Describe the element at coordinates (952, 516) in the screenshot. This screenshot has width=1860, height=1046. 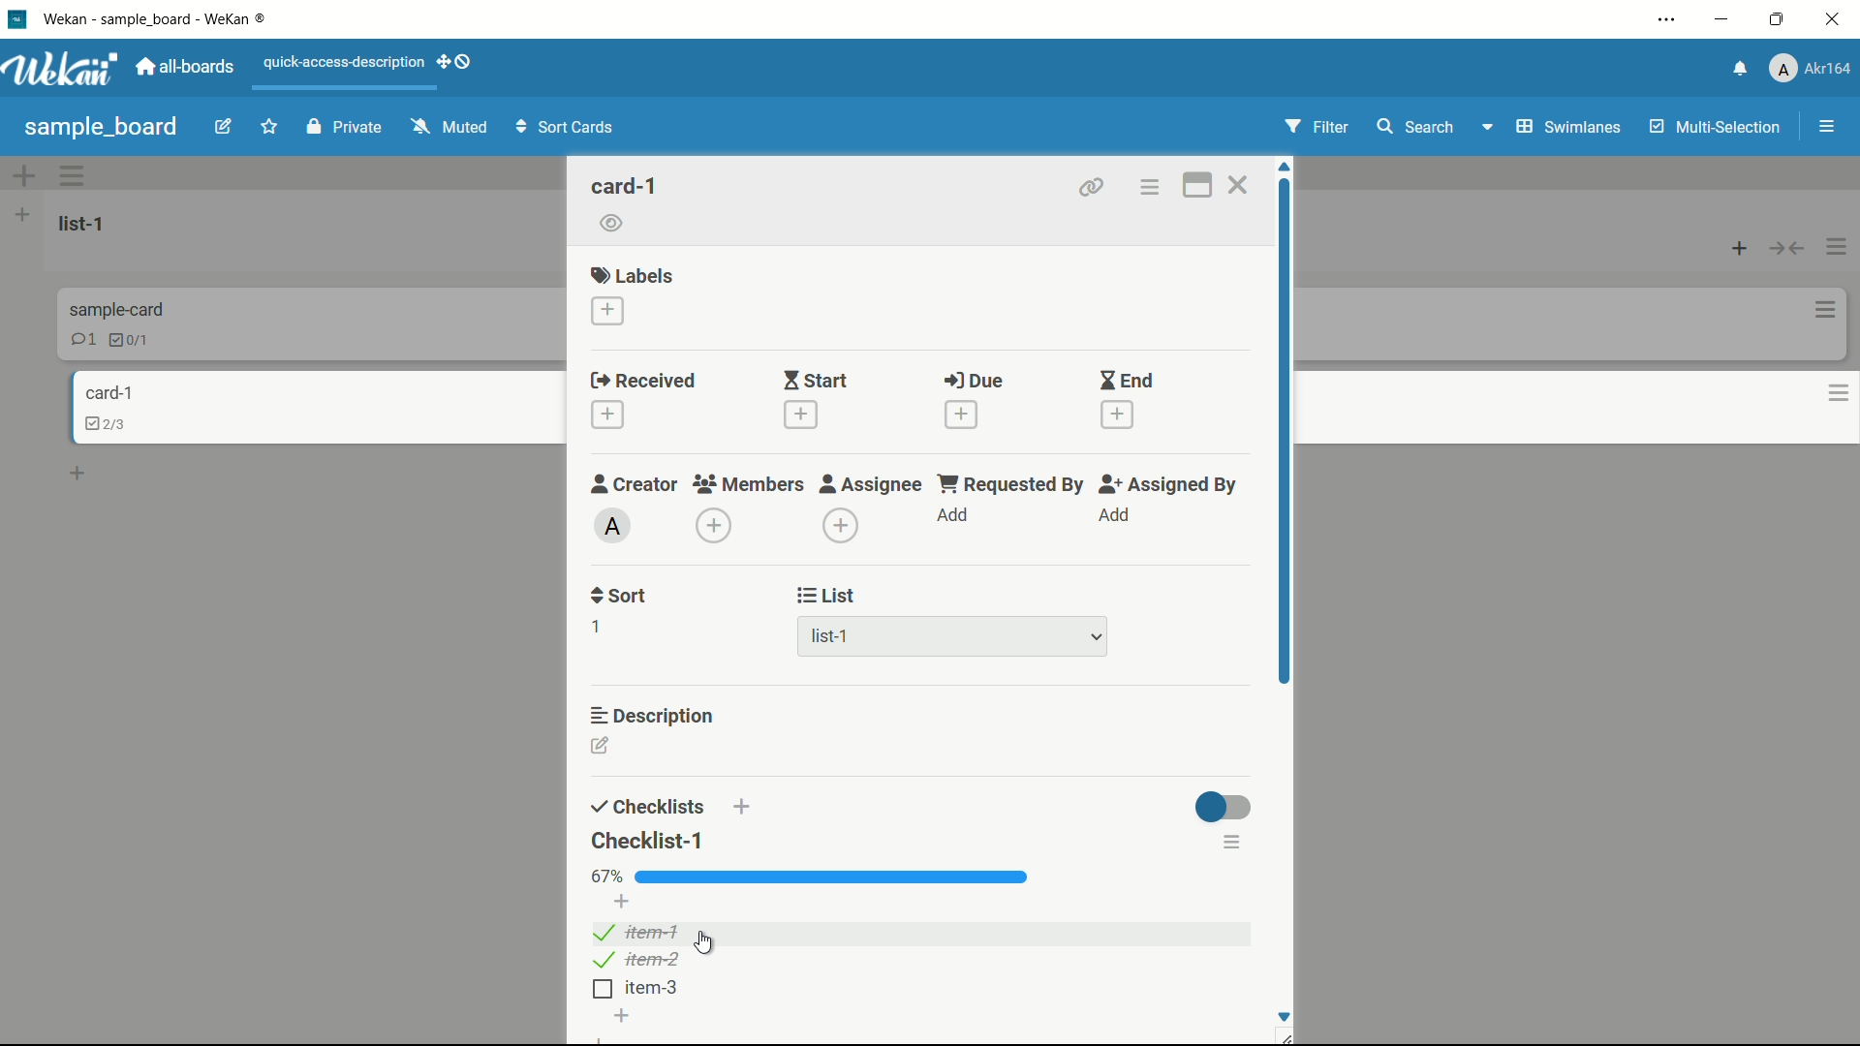
I see `add` at that location.